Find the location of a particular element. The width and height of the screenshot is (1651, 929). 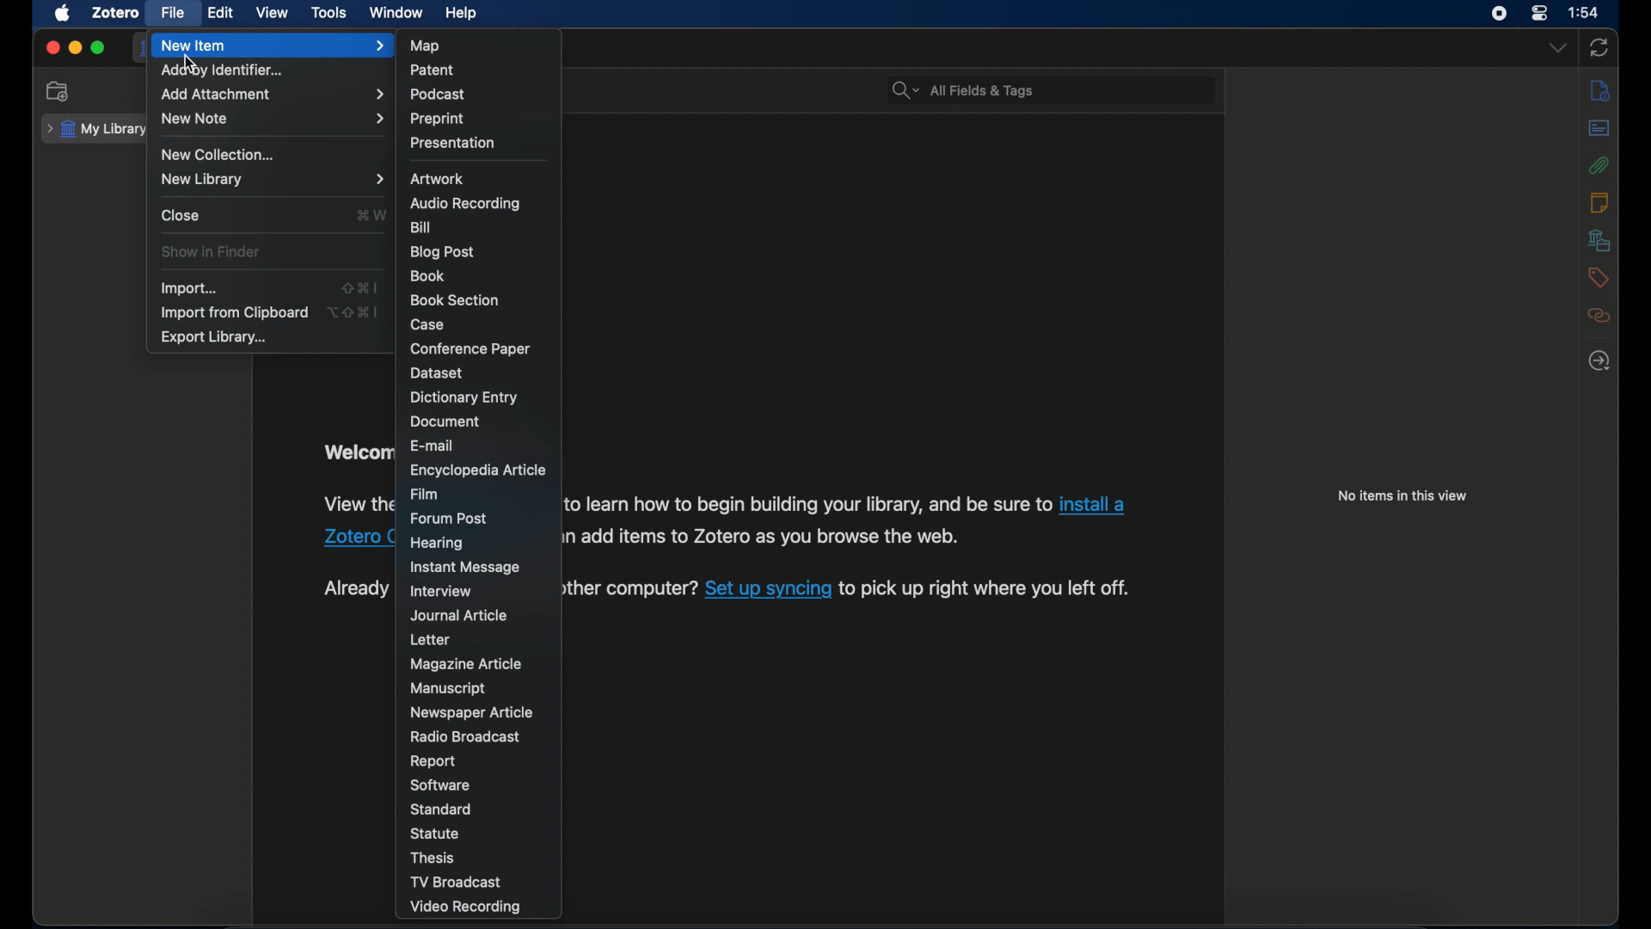

e-mail is located at coordinates (434, 445).